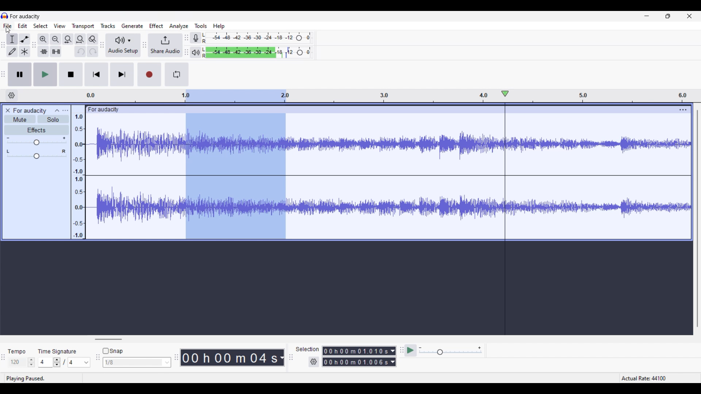 This screenshot has height=394, width=701. Describe the element at coordinates (83, 26) in the screenshot. I see `Transport menu` at that location.